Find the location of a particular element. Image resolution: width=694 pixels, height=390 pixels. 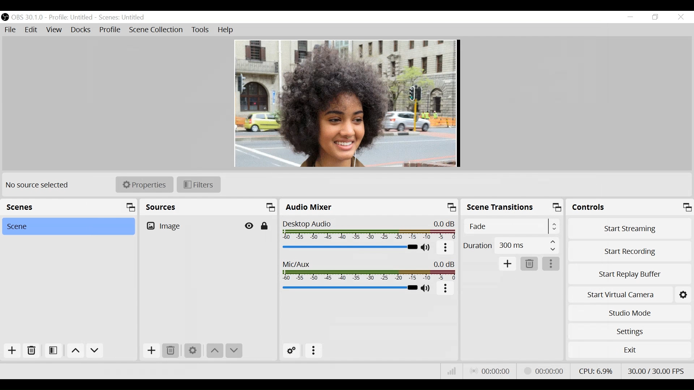

Mic/Aux is located at coordinates (369, 271).